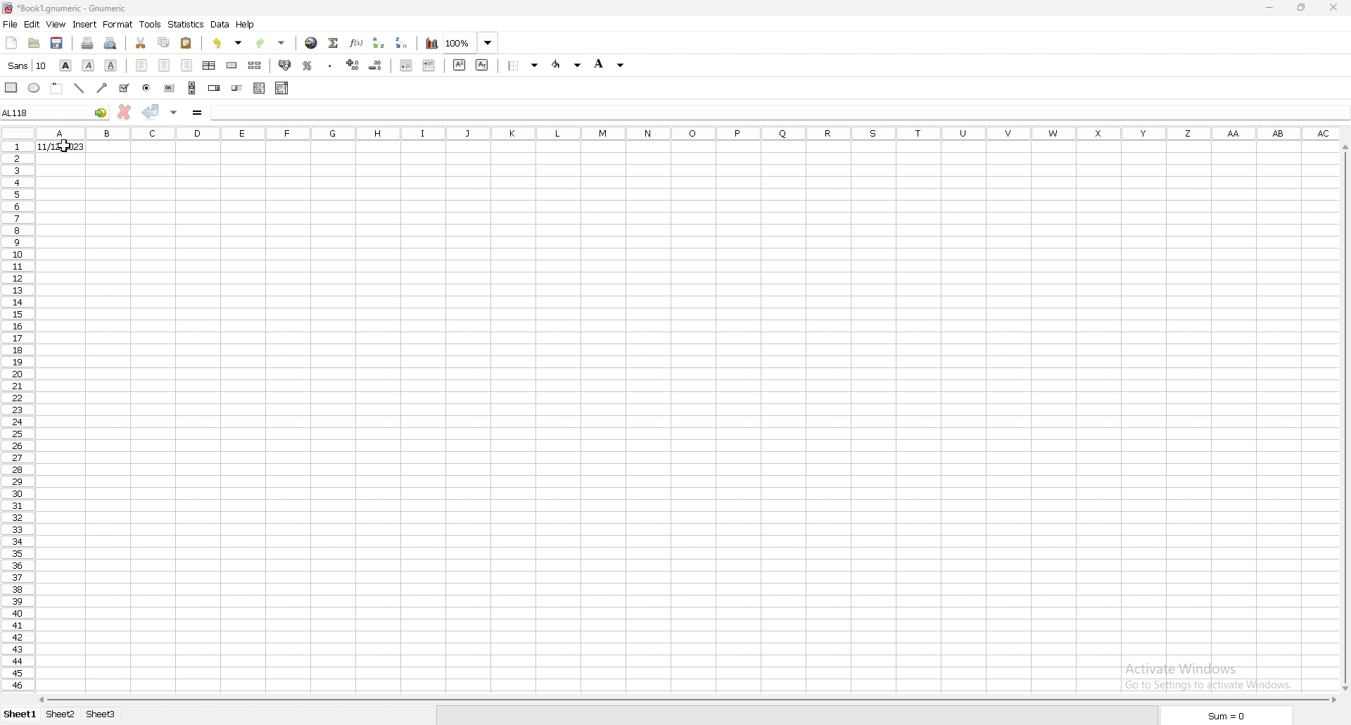  What do you see at coordinates (379, 42) in the screenshot?
I see `sort ascending` at bounding box center [379, 42].